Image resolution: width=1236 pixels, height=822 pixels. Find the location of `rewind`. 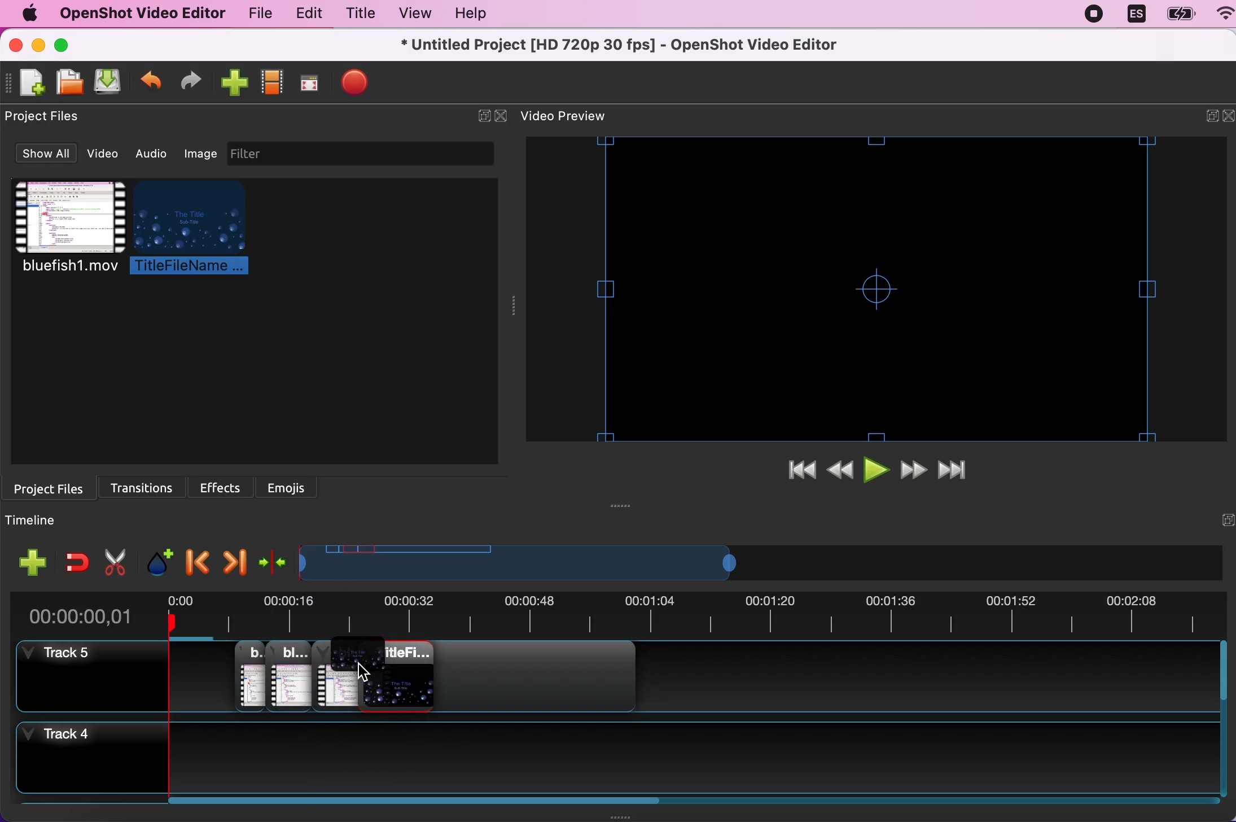

rewind is located at coordinates (842, 472).